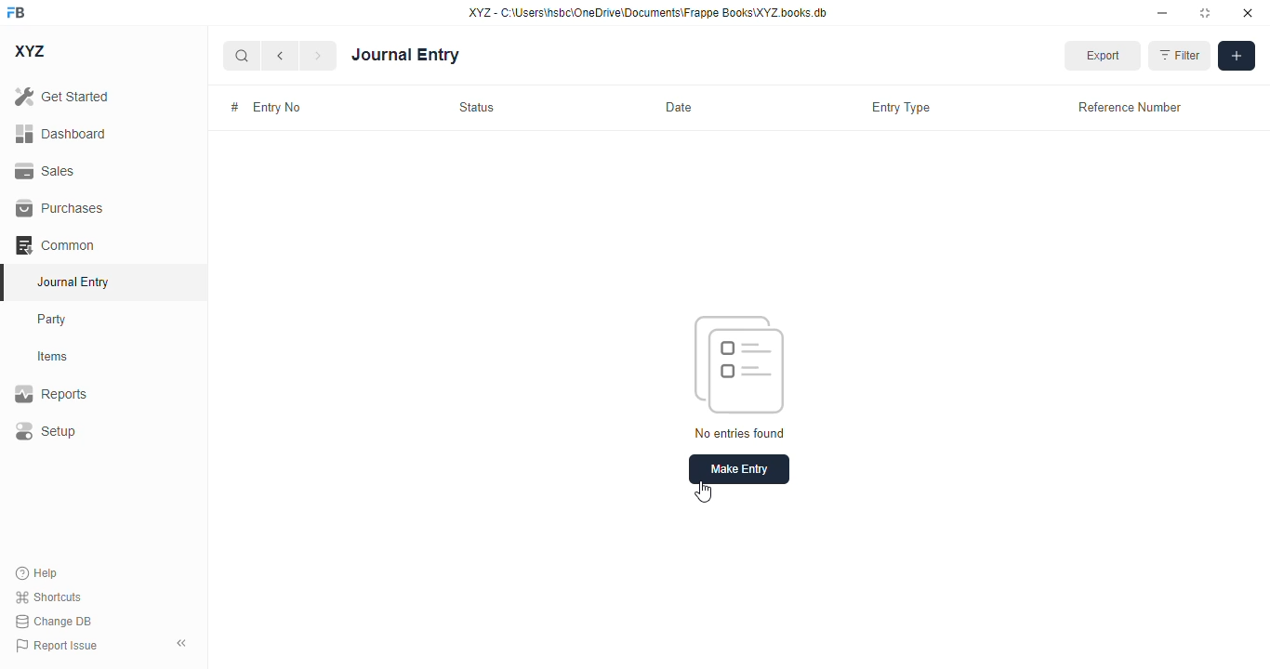 This screenshot has width=1270, height=669. Describe the element at coordinates (1129, 108) in the screenshot. I see `reference number` at that location.